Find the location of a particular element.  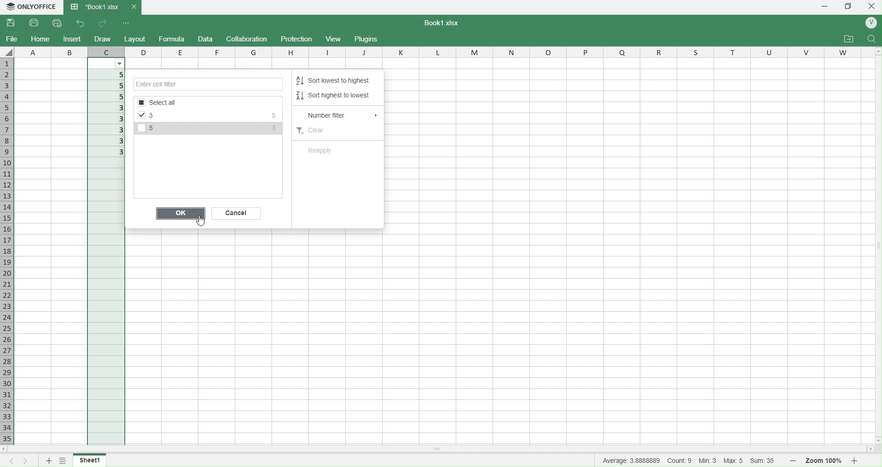

sheet list is located at coordinates (64, 460).